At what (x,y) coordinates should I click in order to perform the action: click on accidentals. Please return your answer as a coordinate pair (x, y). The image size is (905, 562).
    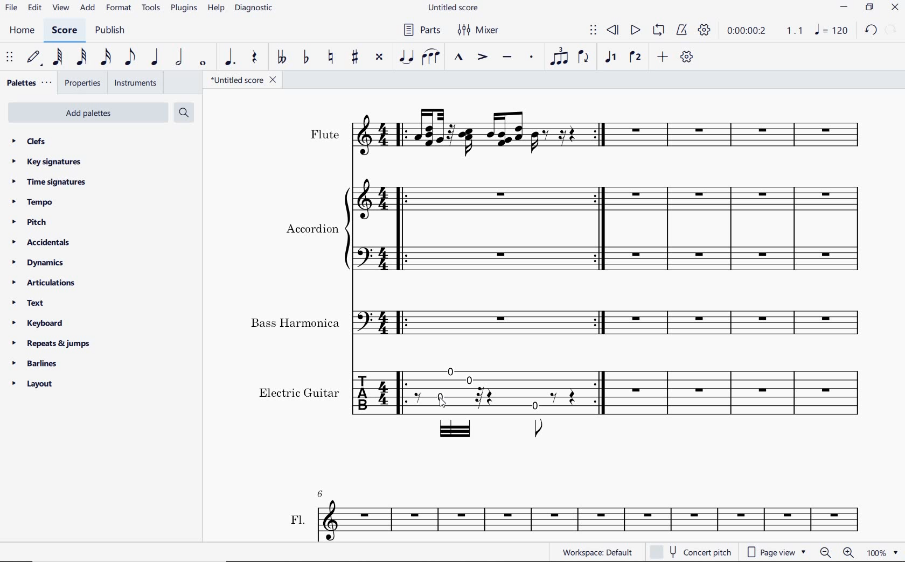
    Looking at the image, I should click on (41, 241).